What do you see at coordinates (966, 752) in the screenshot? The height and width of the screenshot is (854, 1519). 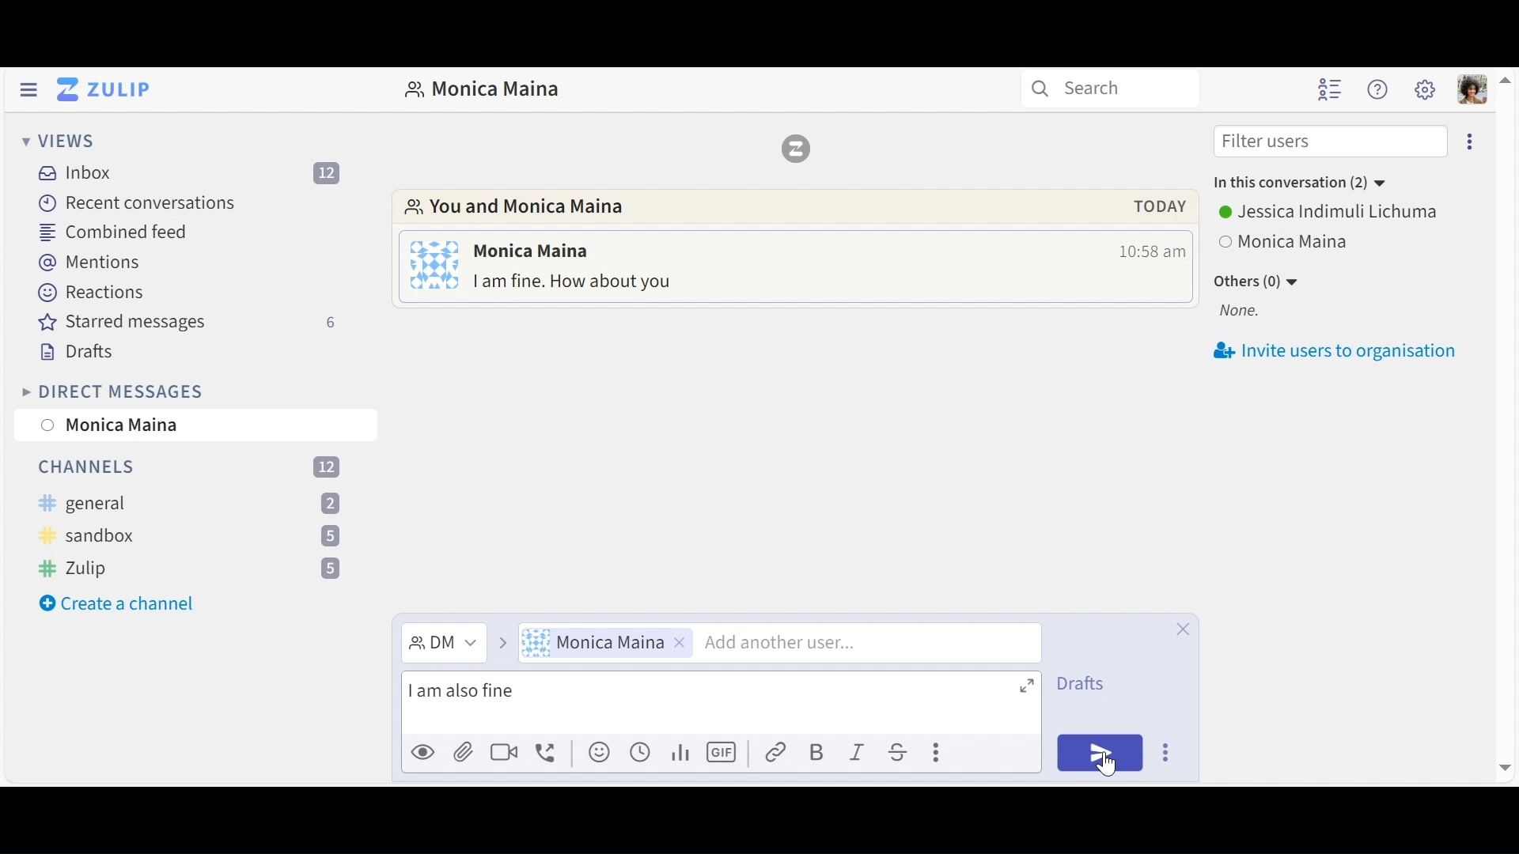 I see `compose actions` at bounding box center [966, 752].